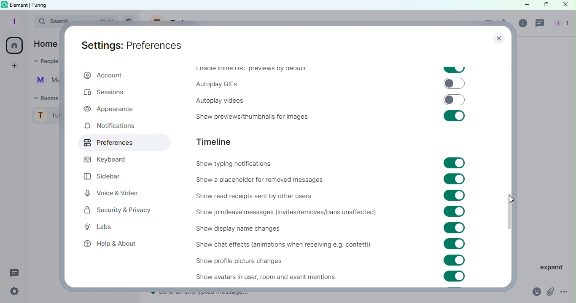 The height and width of the screenshot is (303, 576). I want to click on Turing, so click(46, 117).